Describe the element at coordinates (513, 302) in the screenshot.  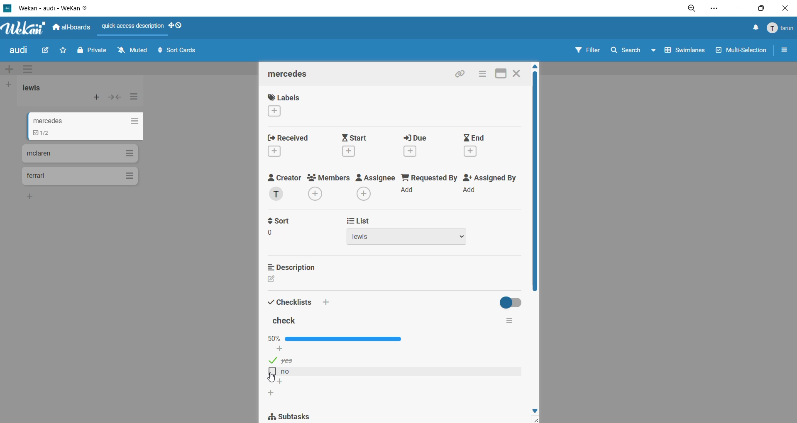
I see `hide completed checklists` at that location.